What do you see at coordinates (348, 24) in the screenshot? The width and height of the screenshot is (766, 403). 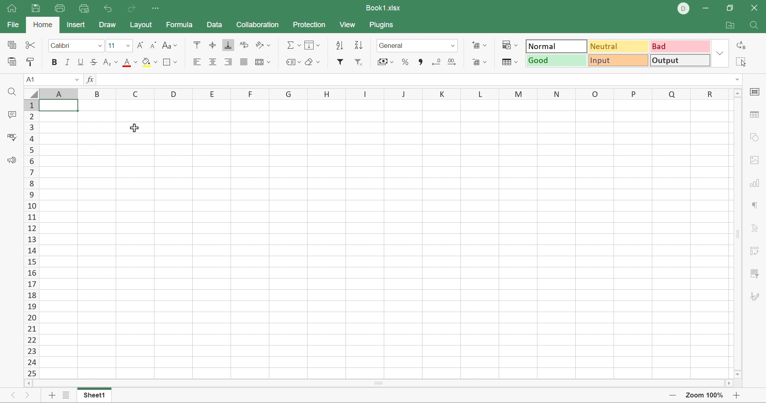 I see `View` at bounding box center [348, 24].